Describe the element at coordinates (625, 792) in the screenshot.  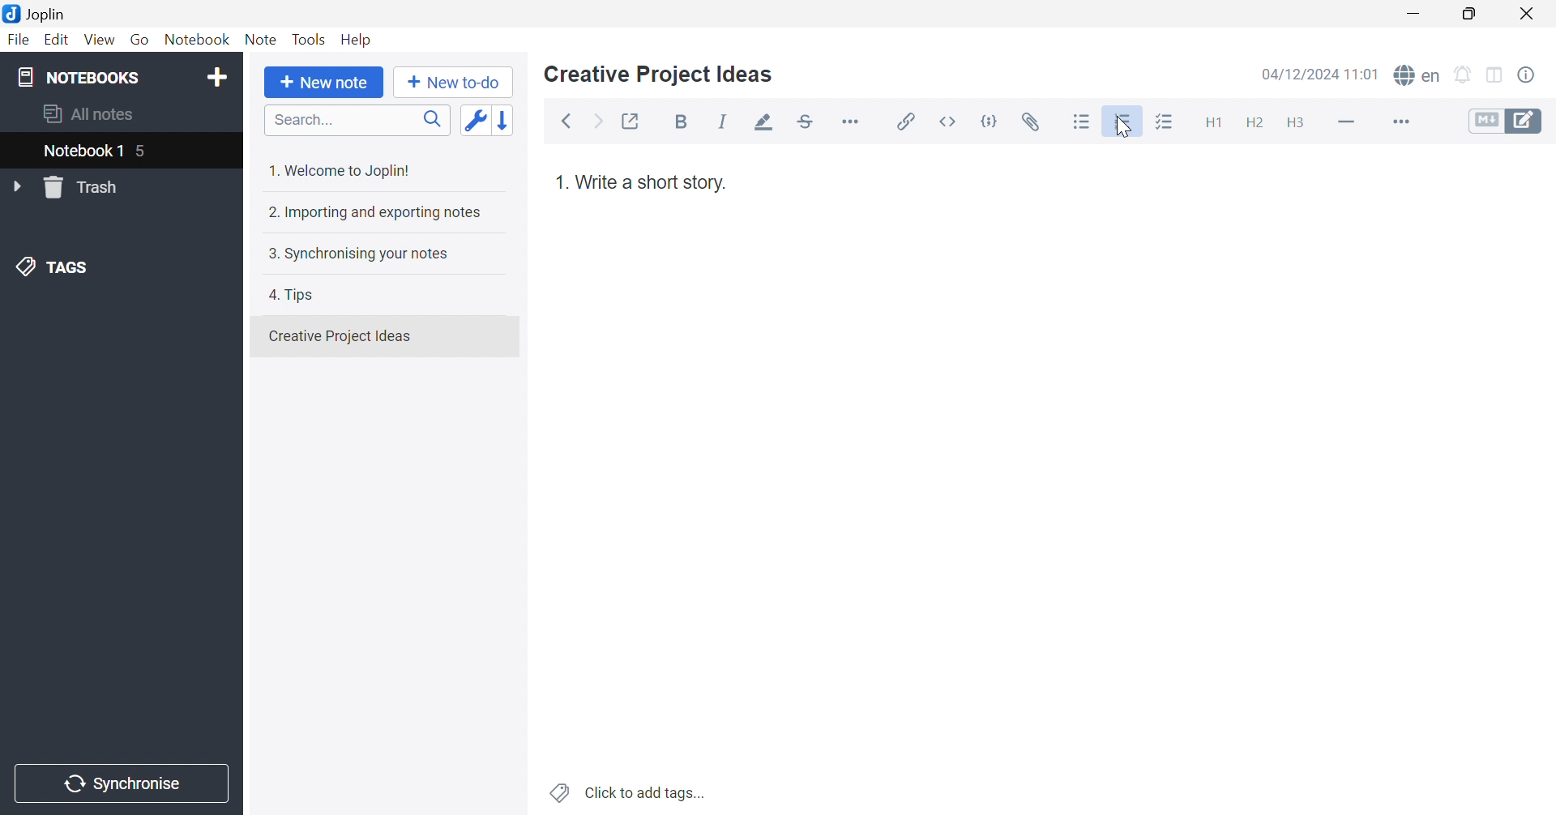
I see `Click to add tags` at that location.